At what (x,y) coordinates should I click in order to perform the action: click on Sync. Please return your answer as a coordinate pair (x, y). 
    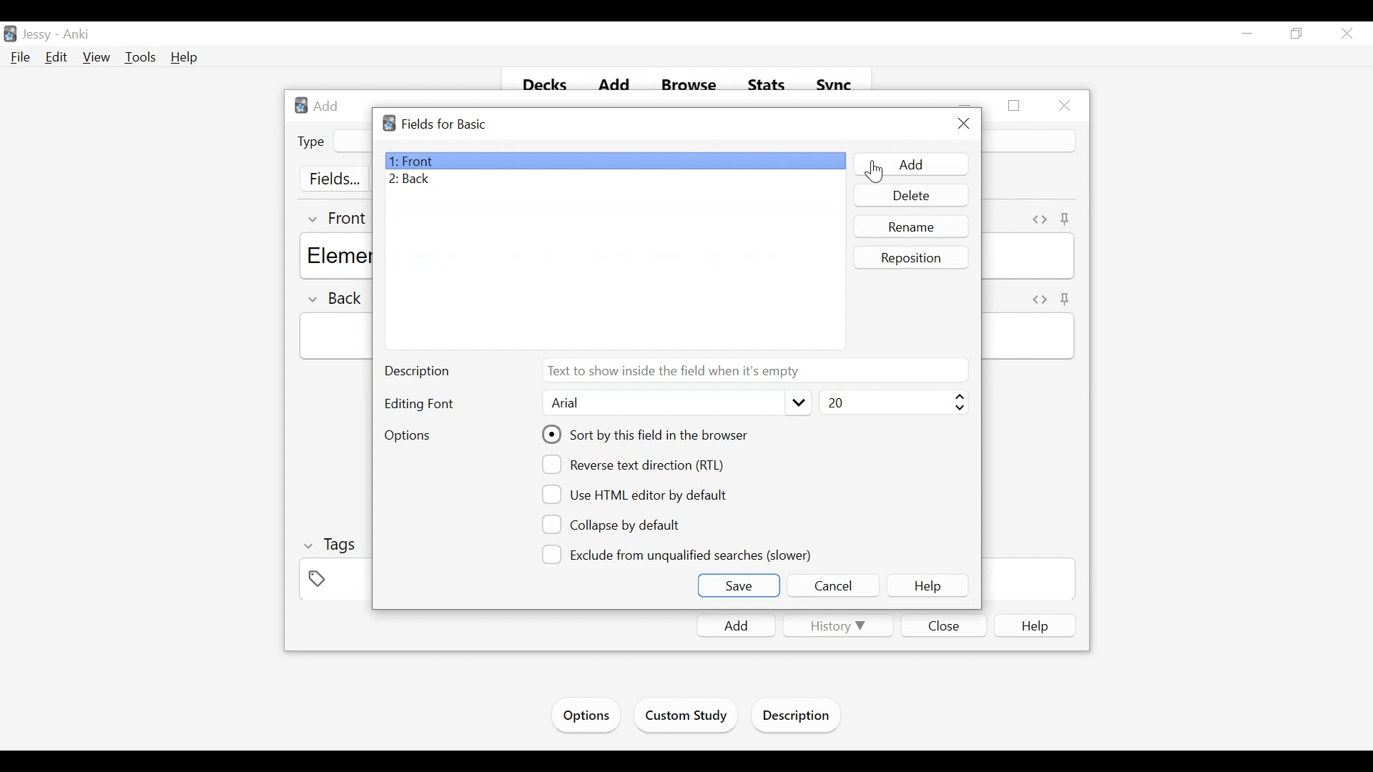
    Looking at the image, I should click on (835, 85).